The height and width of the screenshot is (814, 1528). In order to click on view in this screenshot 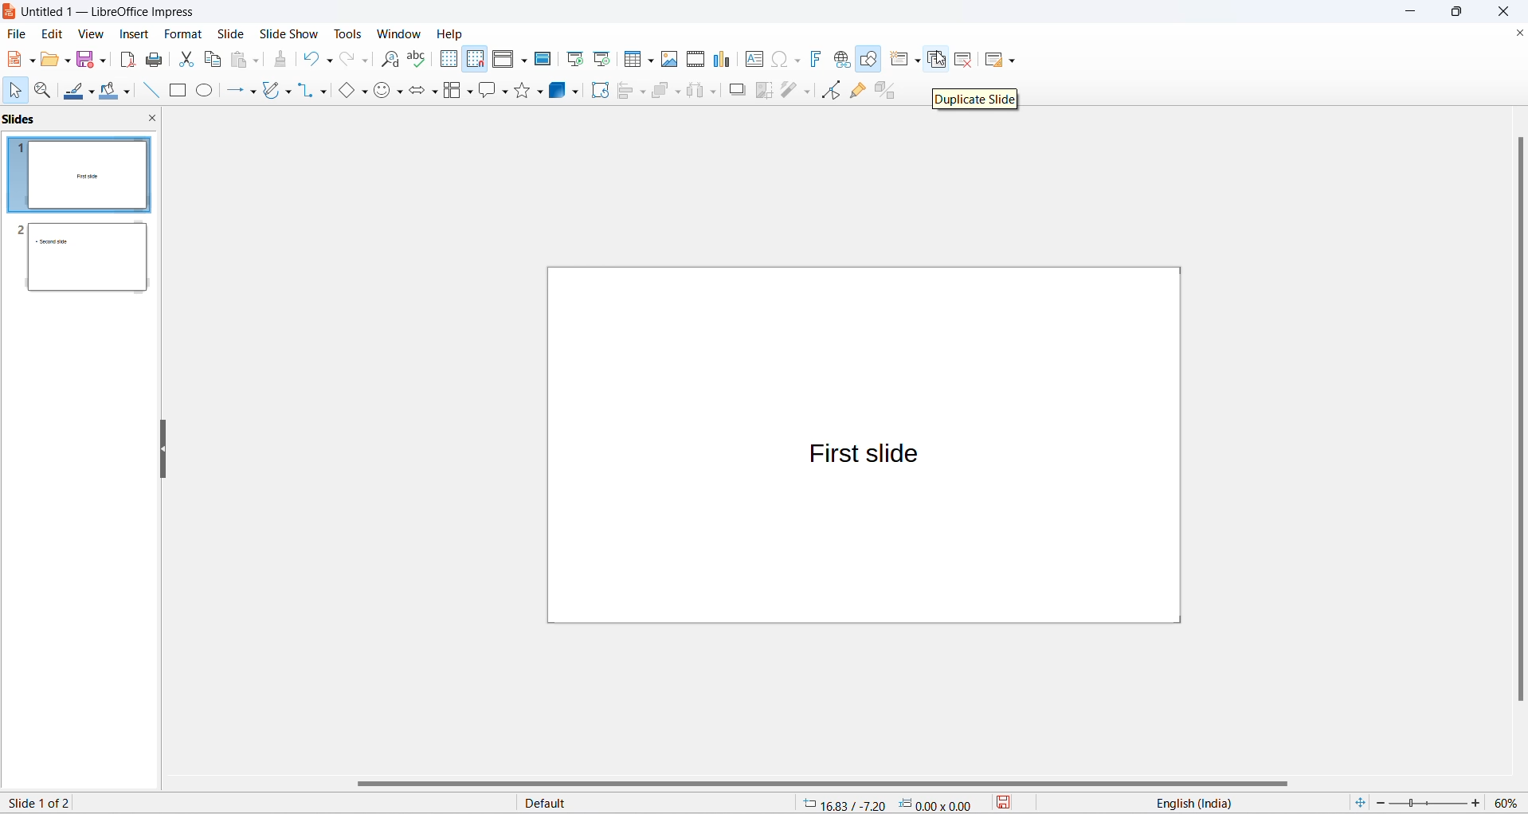, I will do `click(93, 33)`.